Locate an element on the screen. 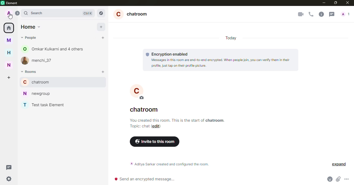 This screenshot has width=354, height=185. threads is located at coordinates (9, 167).